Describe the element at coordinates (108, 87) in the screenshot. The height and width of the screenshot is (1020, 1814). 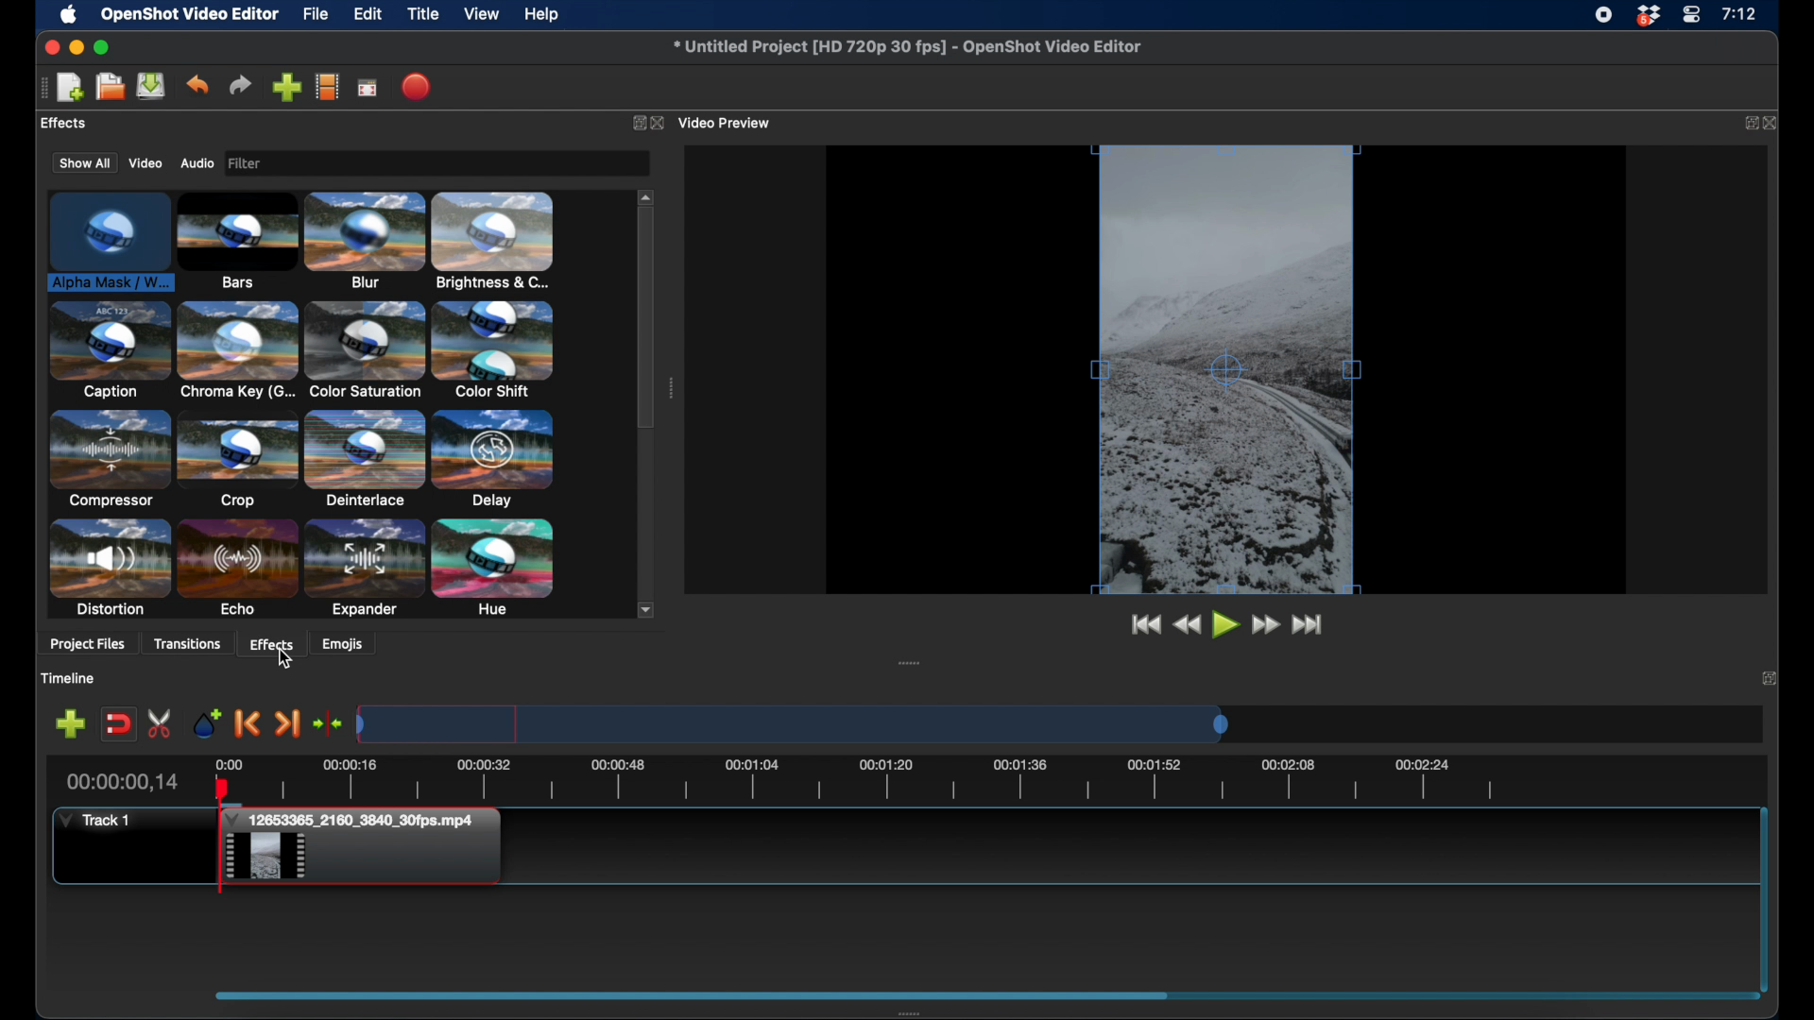
I see `open project` at that location.